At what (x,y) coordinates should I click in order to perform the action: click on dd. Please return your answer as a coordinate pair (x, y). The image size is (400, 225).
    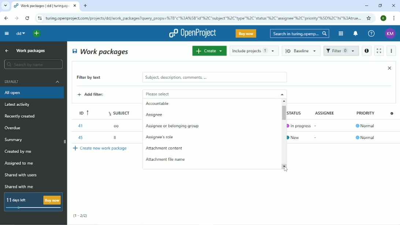
    Looking at the image, I should click on (20, 33).